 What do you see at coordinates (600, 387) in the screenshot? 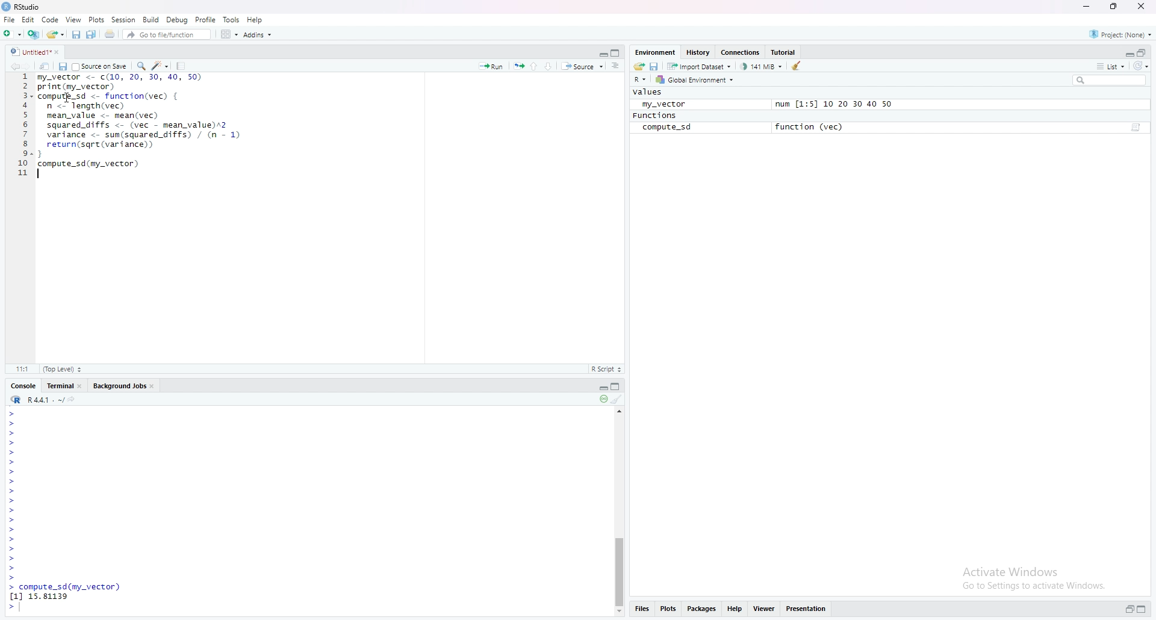
I see `Minimize` at bounding box center [600, 387].